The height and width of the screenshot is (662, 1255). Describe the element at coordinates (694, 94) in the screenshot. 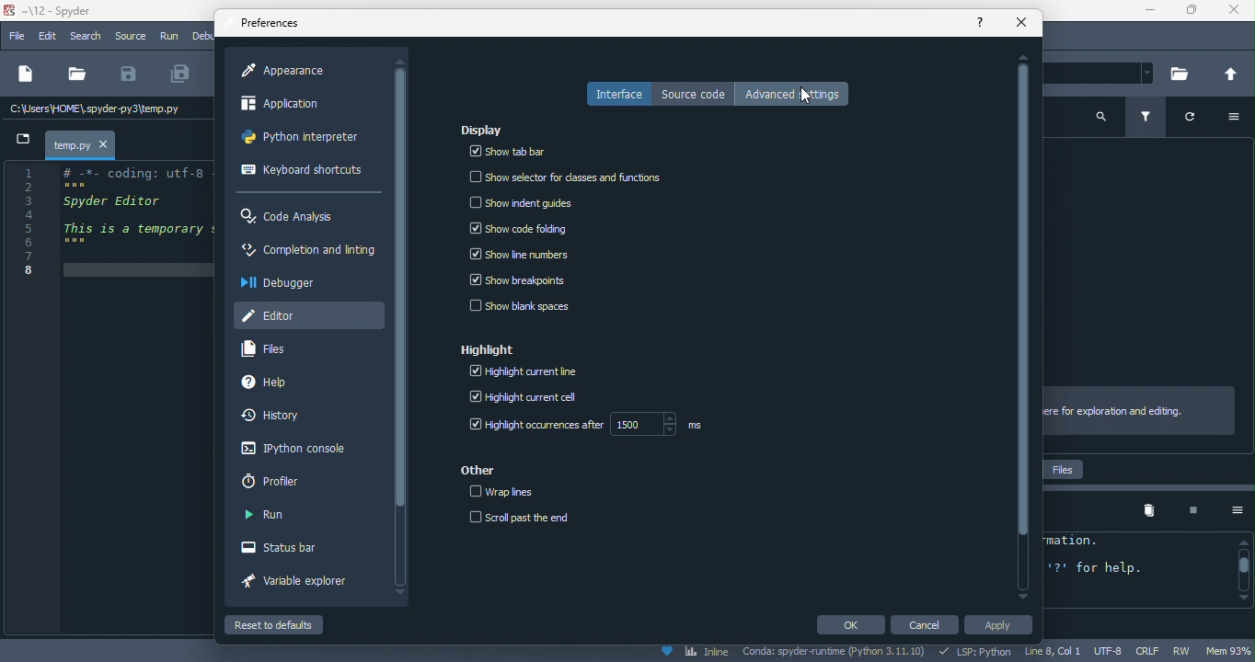

I see `source code` at that location.